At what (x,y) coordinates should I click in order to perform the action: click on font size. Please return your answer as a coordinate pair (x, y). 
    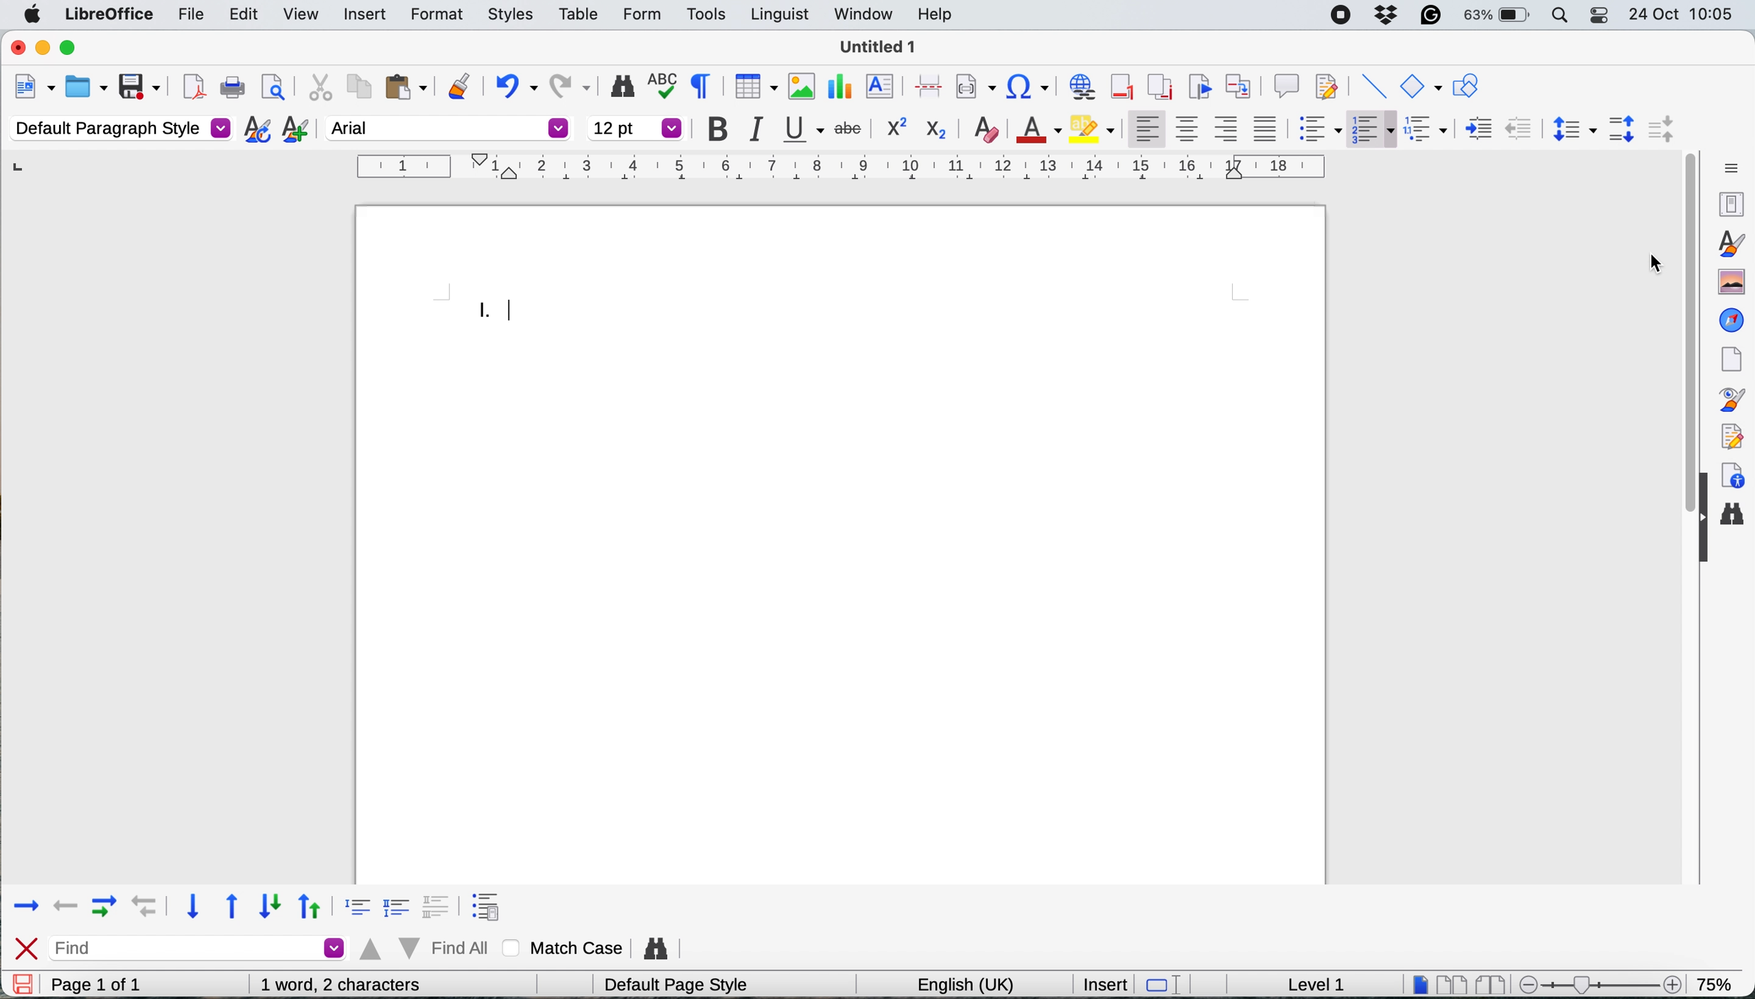
    Looking at the image, I should click on (636, 128).